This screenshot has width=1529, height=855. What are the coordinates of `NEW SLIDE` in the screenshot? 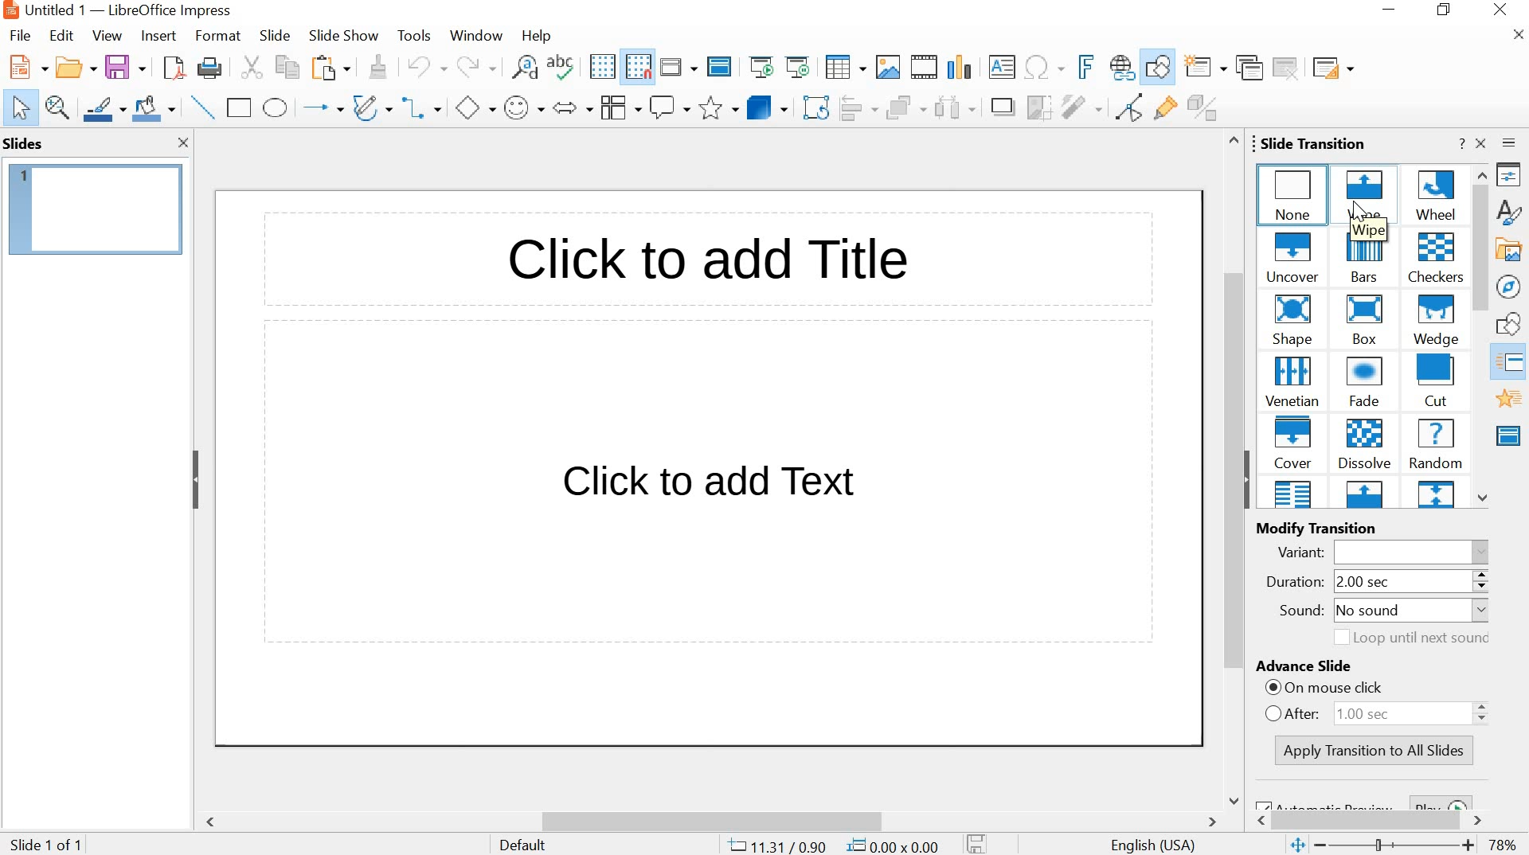 It's located at (1206, 66).